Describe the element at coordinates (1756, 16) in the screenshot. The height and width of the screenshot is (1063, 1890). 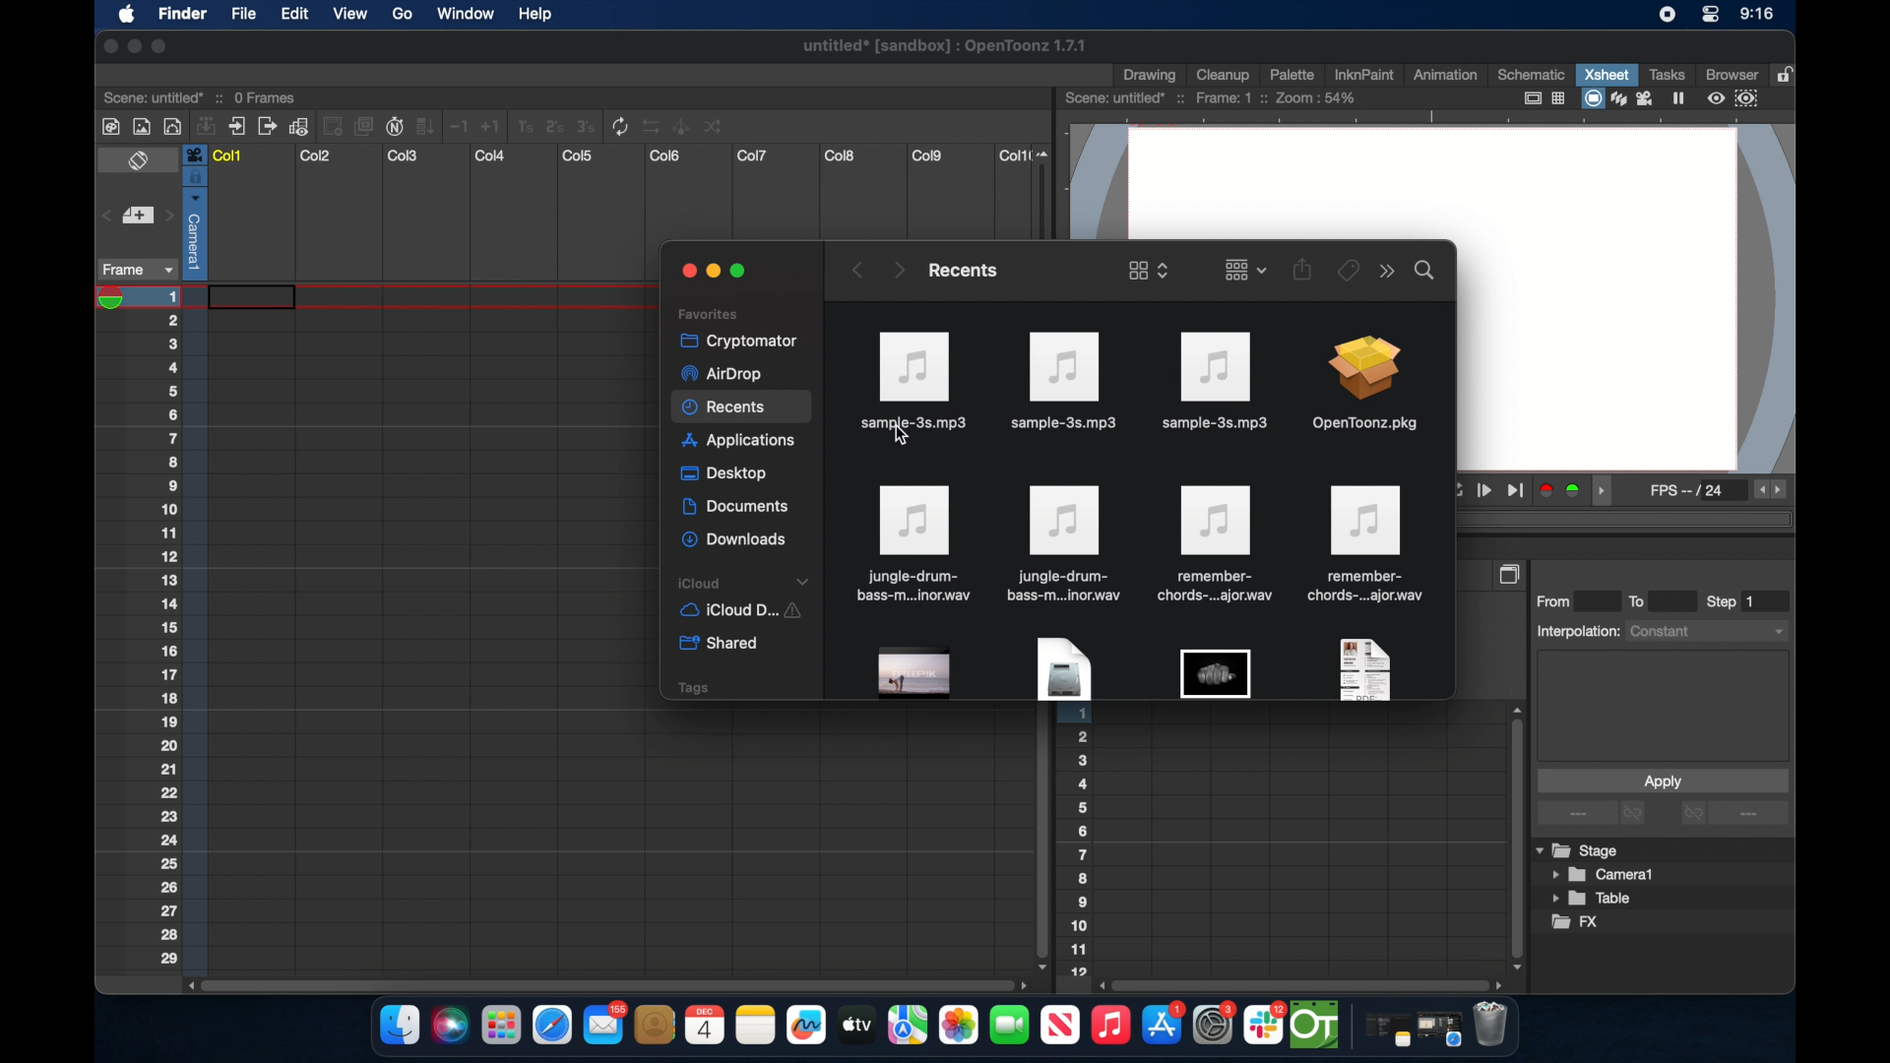
I see `time` at that location.